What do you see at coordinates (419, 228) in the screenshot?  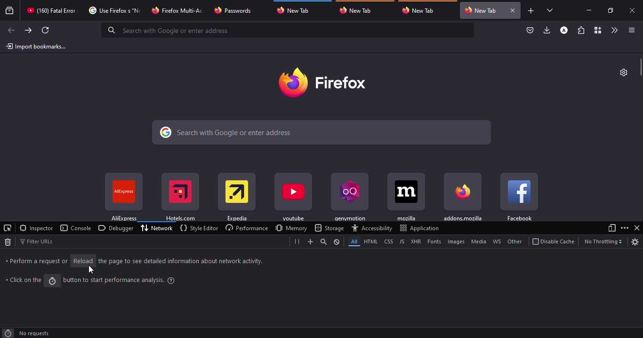 I see `application` at bounding box center [419, 228].